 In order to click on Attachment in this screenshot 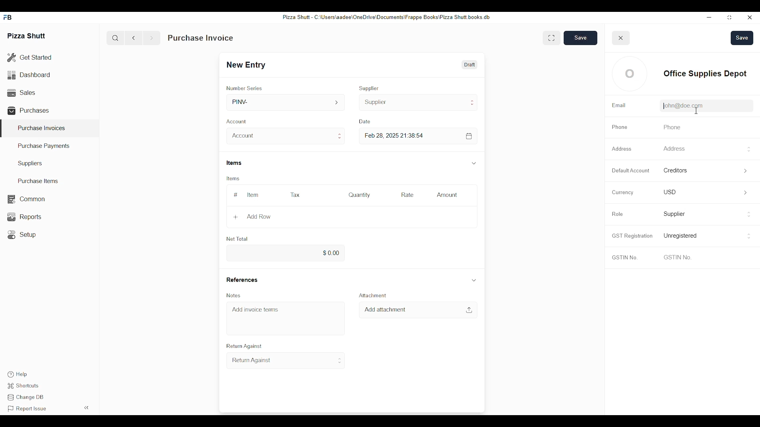, I will do `click(371, 295)`.